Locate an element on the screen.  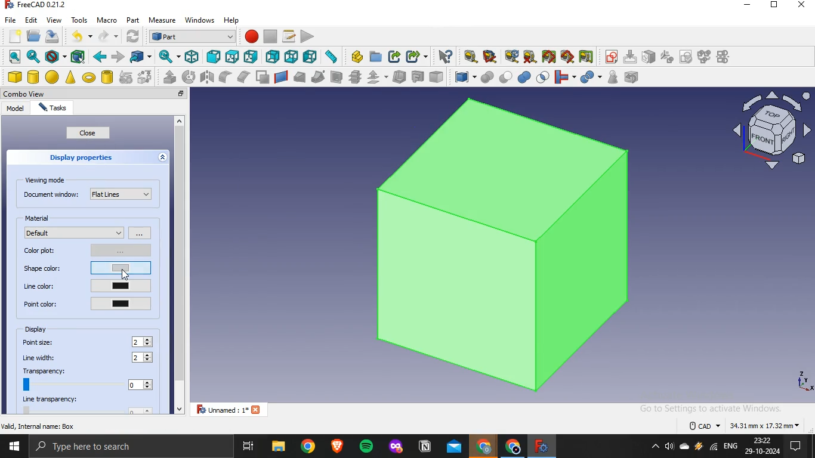
icon is located at coordinates (667, 56).